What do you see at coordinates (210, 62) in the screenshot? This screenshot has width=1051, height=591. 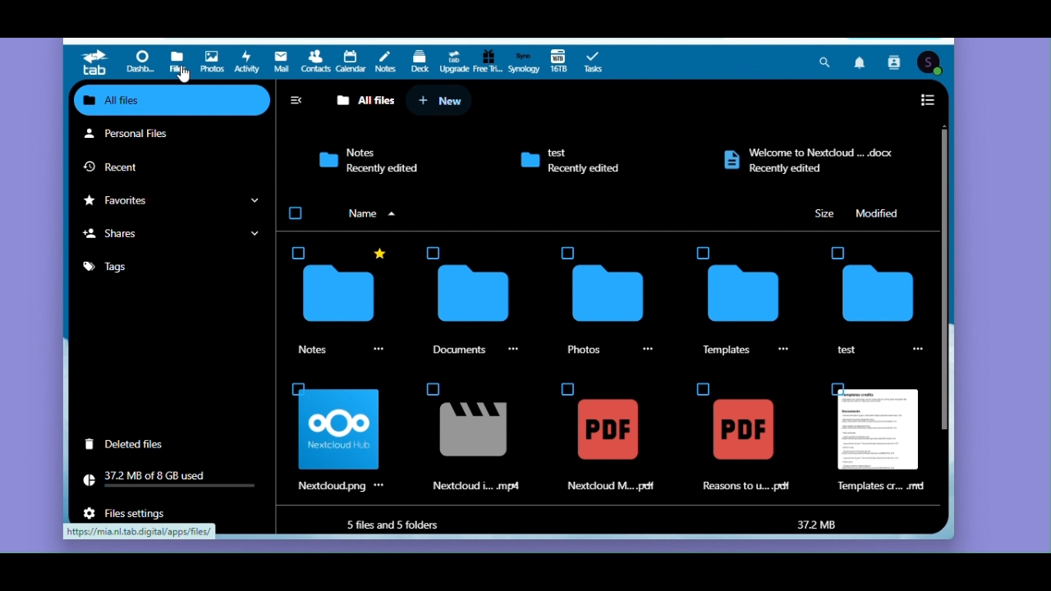 I see `Photos` at bounding box center [210, 62].